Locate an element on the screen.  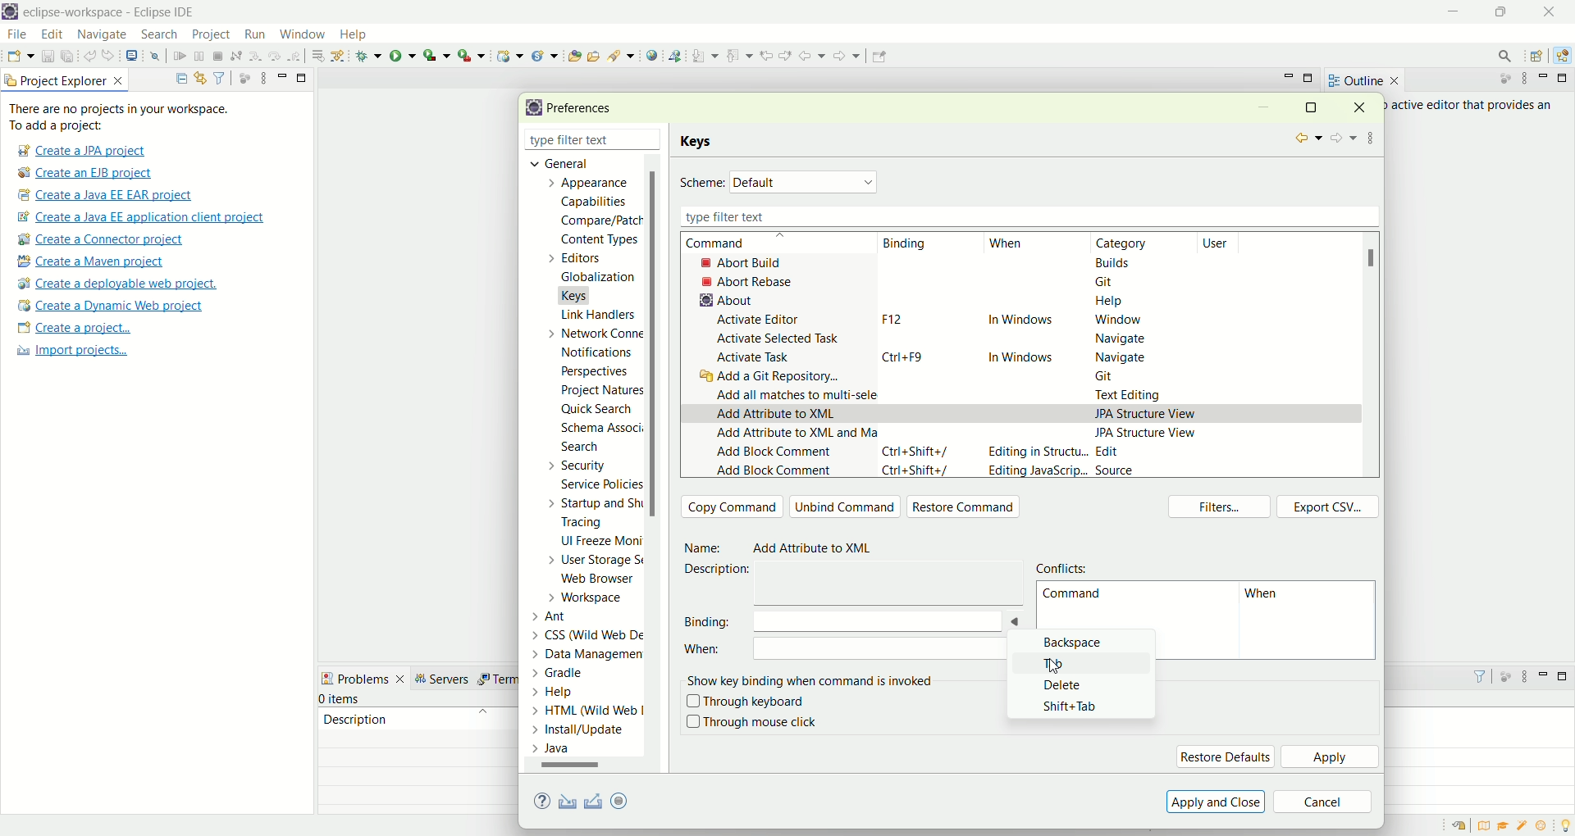
debug is located at coordinates (369, 56).